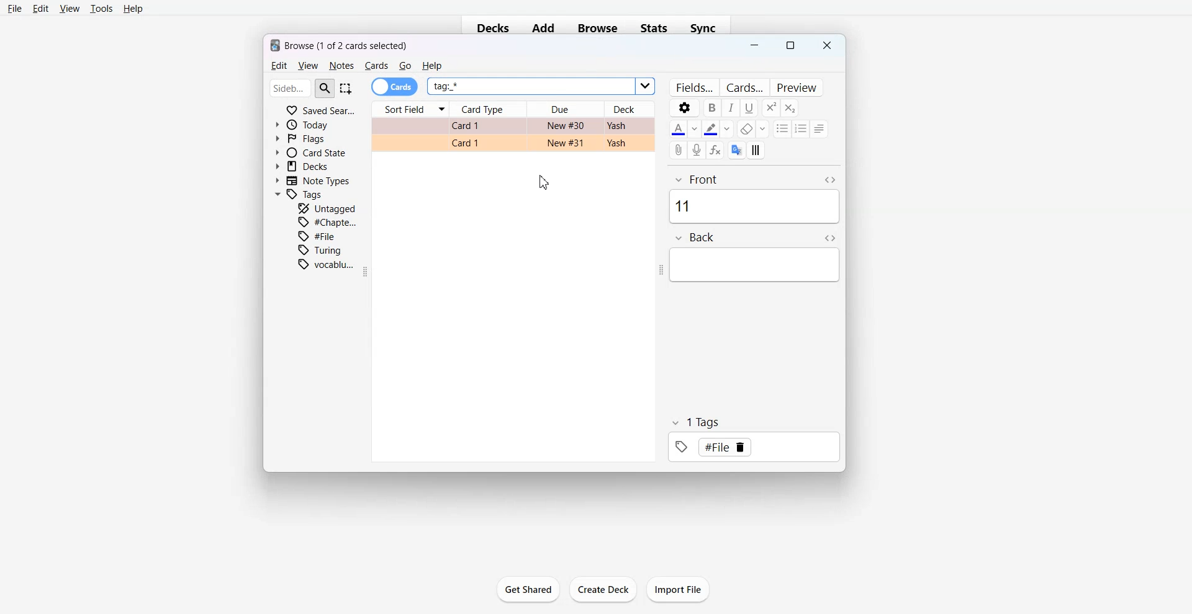 The width and height of the screenshot is (1192, 614). I want to click on Italic, so click(731, 107).